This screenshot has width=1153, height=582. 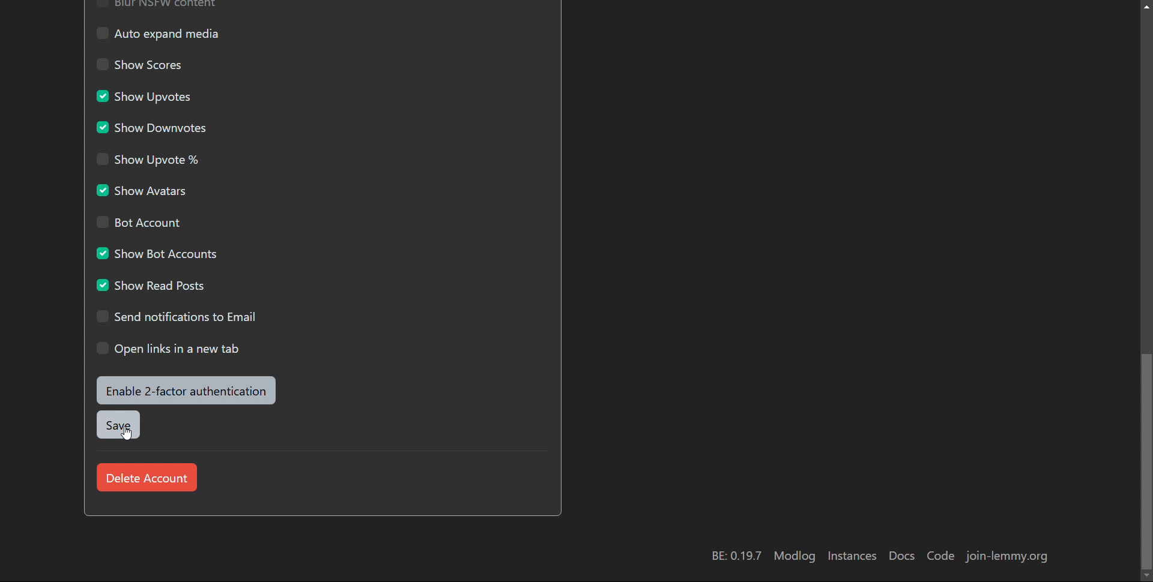 What do you see at coordinates (186, 391) in the screenshot?
I see `enable 2-factor authentication` at bounding box center [186, 391].